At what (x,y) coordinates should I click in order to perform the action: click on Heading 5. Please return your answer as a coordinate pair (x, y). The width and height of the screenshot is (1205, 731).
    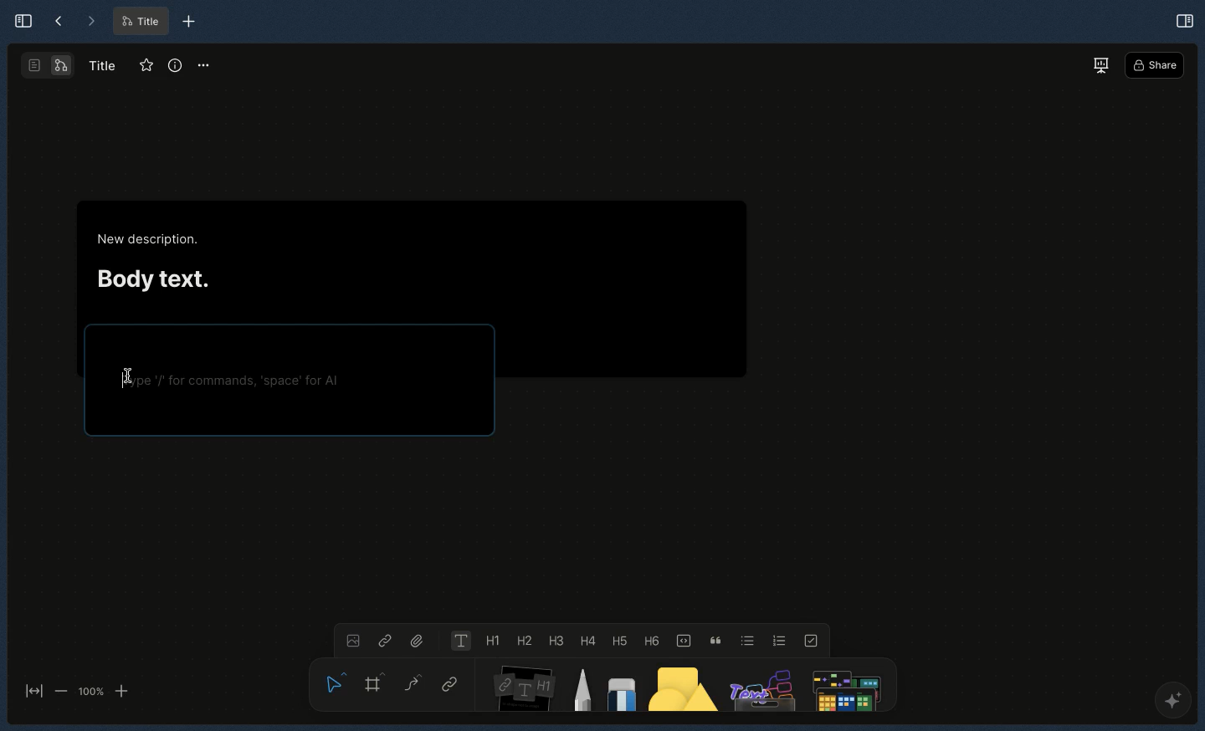
    Looking at the image, I should click on (617, 640).